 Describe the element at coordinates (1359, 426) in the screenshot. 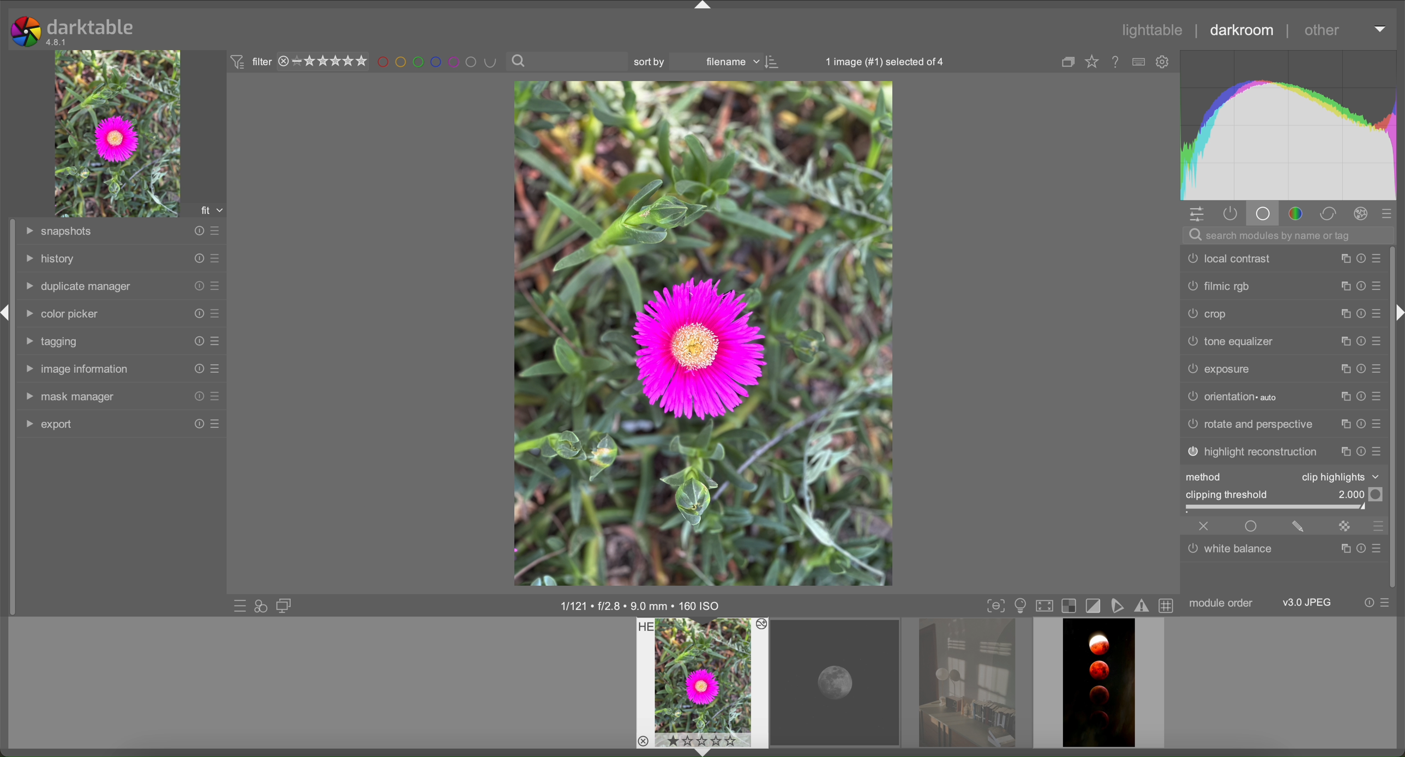

I see `reset presets` at that location.